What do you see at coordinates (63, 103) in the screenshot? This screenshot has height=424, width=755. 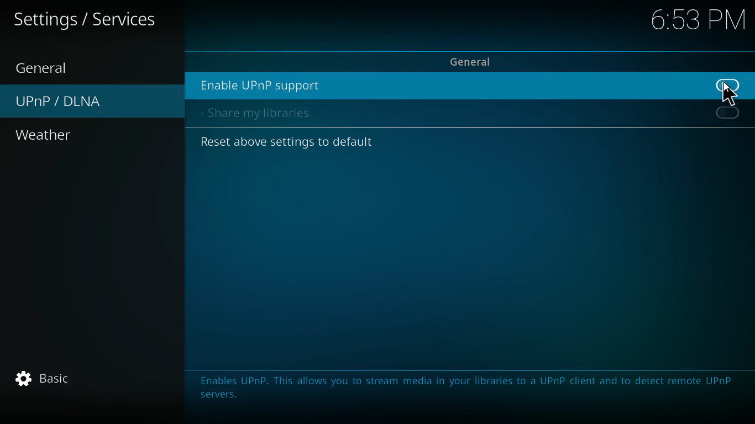 I see `upnp / dlna` at bounding box center [63, 103].